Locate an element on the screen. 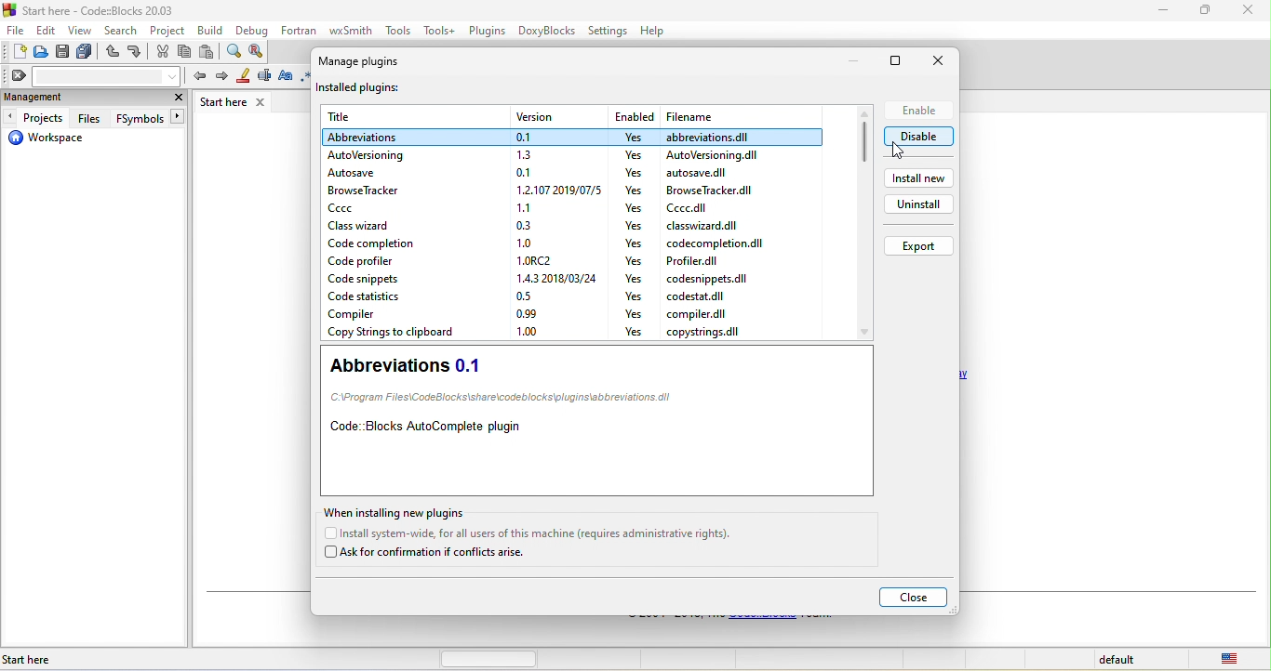 This screenshot has width=1271, height=671. file is located at coordinates (701, 173).